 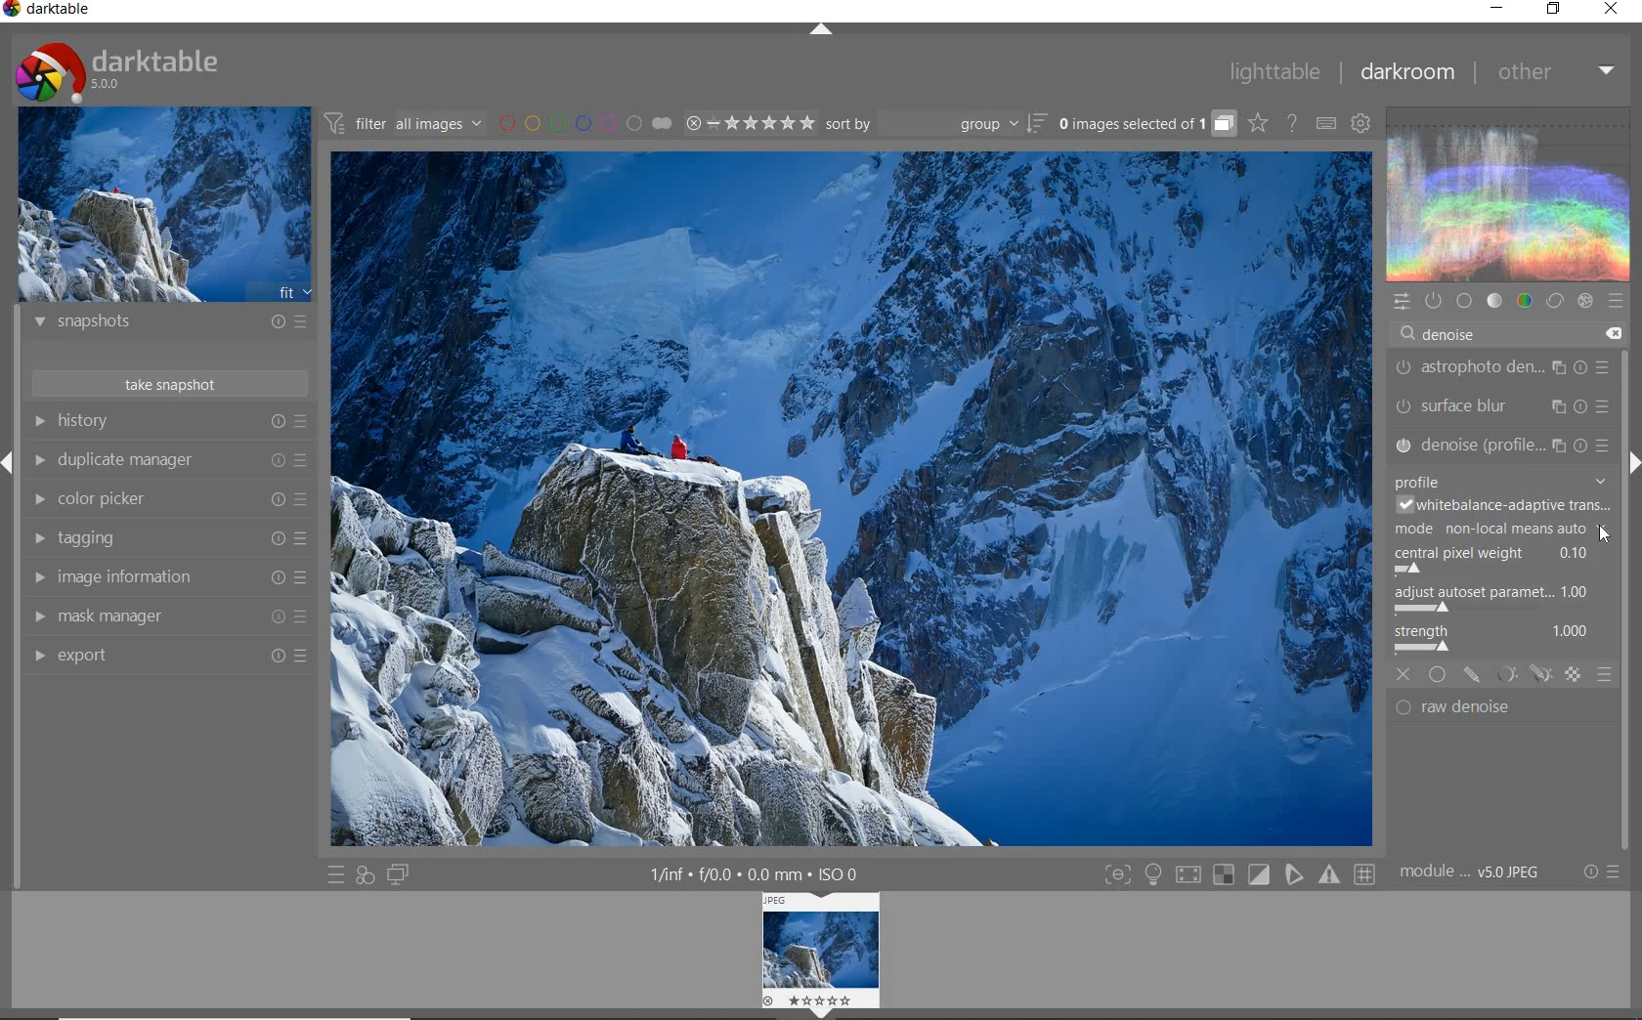 I want to click on IMAGE, so click(x=823, y=955).